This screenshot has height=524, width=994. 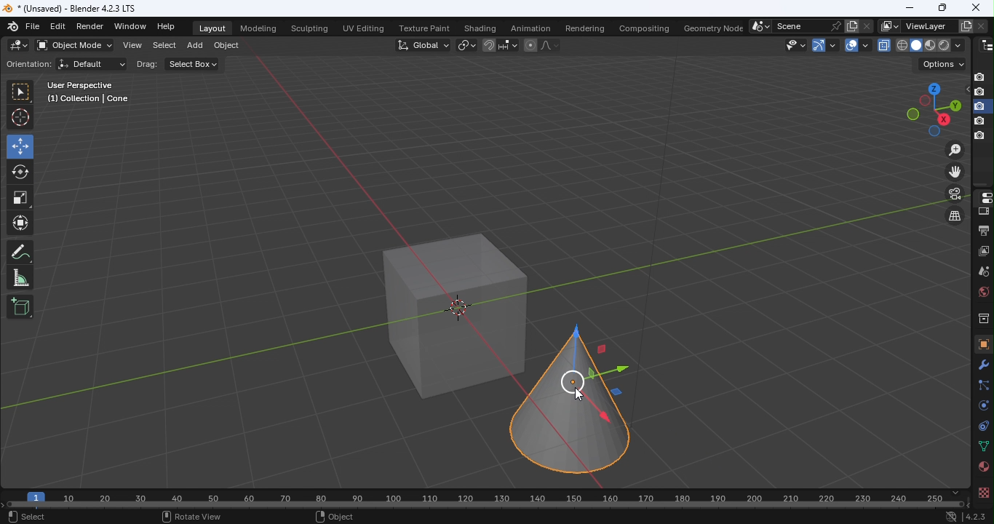 What do you see at coordinates (530, 47) in the screenshot?
I see `Proportional editing objects` at bounding box center [530, 47].